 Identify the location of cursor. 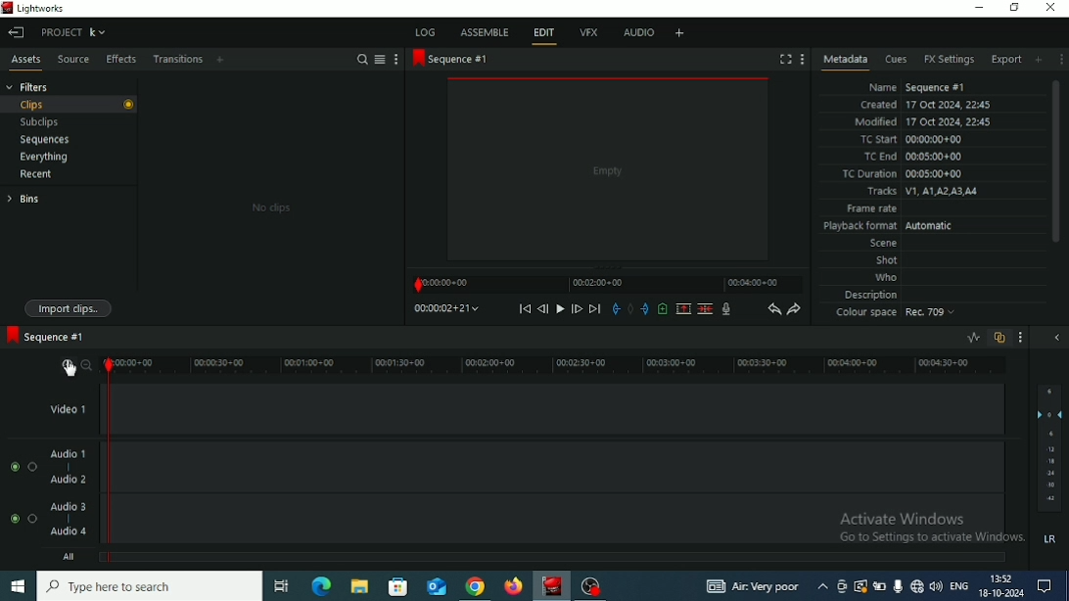
(69, 372).